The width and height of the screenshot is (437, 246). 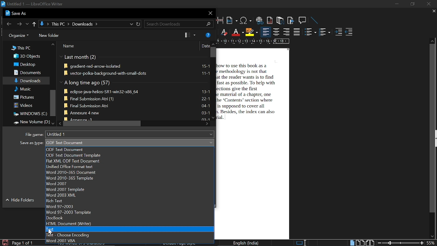 What do you see at coordinates (349, 32) in the screenshot?
I see `decrease indent` at bounding box center [349, 32].